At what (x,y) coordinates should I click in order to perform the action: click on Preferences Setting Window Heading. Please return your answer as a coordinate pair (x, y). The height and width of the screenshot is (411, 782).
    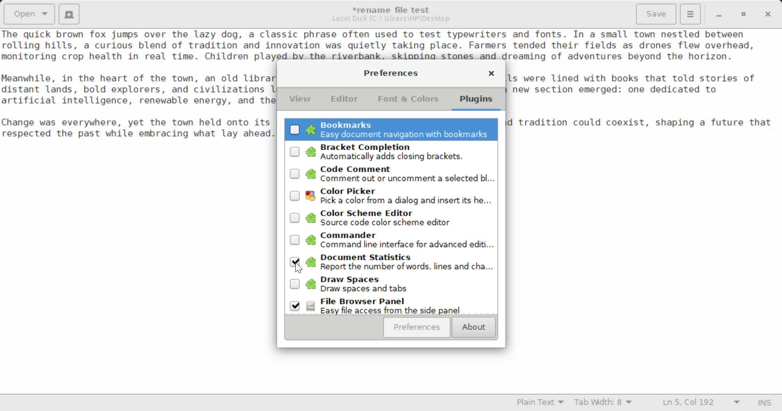
    Looking at the image, I should click on (391, 73).